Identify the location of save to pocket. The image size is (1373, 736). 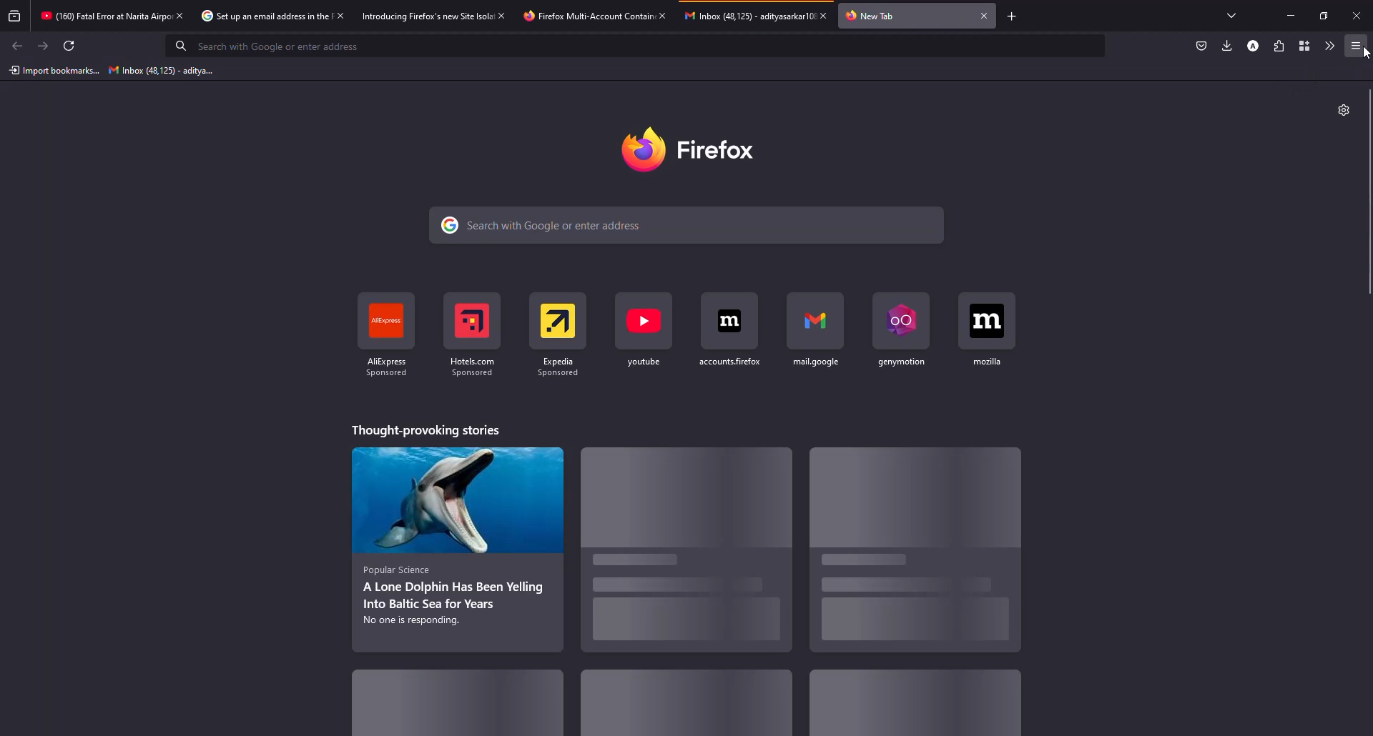
(1201, 46).